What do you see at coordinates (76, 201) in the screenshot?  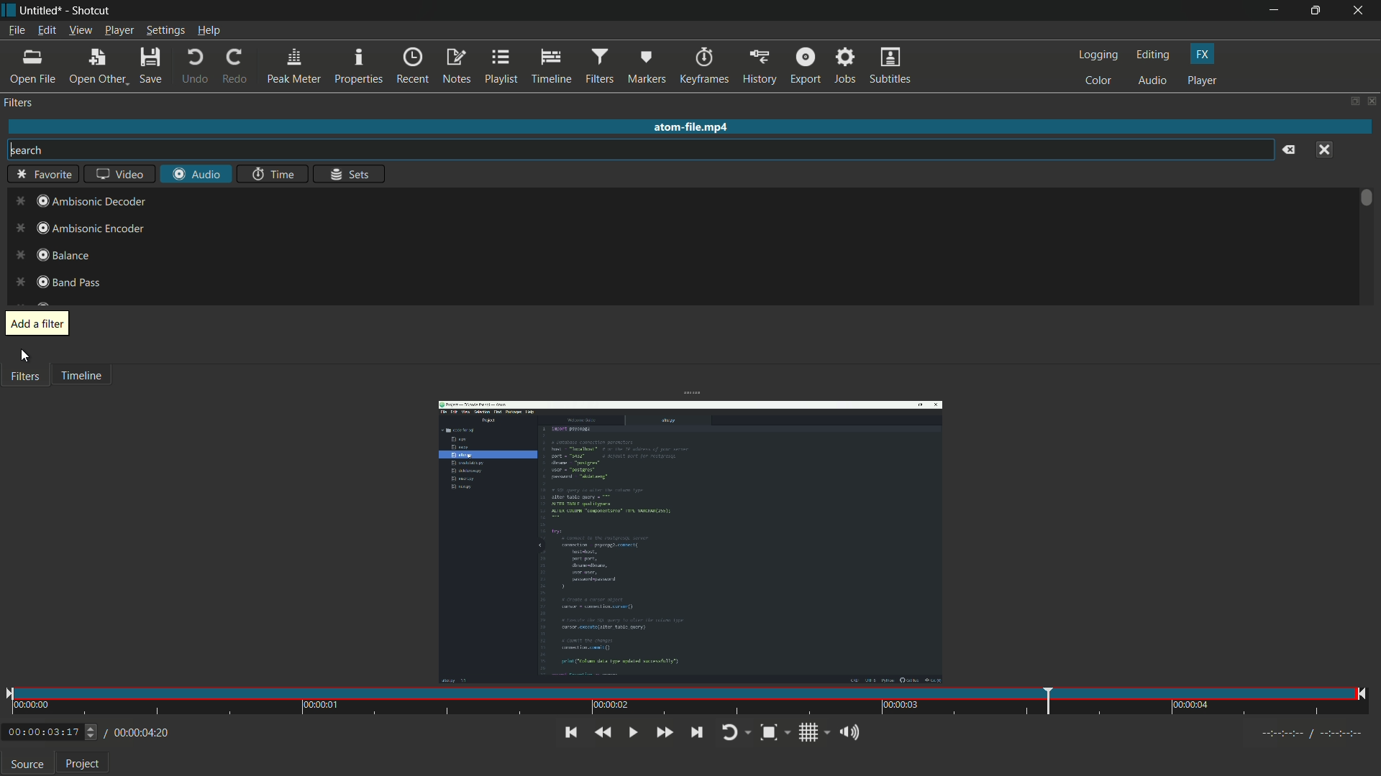 I see `ambisonic decoder` at bounding box center [76, 201].